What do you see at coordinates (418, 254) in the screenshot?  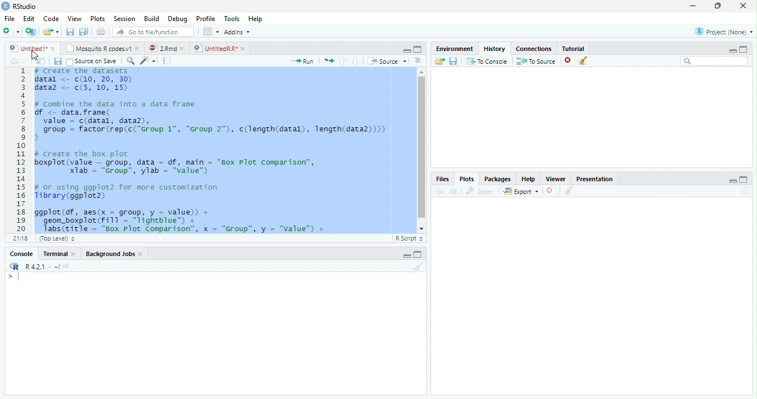 I see `Maximize` at bounding box center [418, 254].